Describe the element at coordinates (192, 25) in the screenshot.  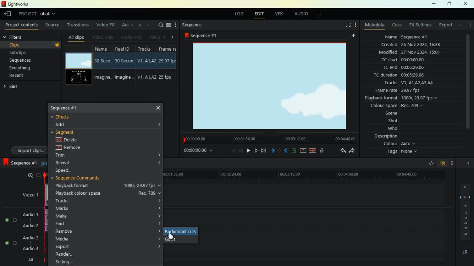
I see `sequence` at that location.